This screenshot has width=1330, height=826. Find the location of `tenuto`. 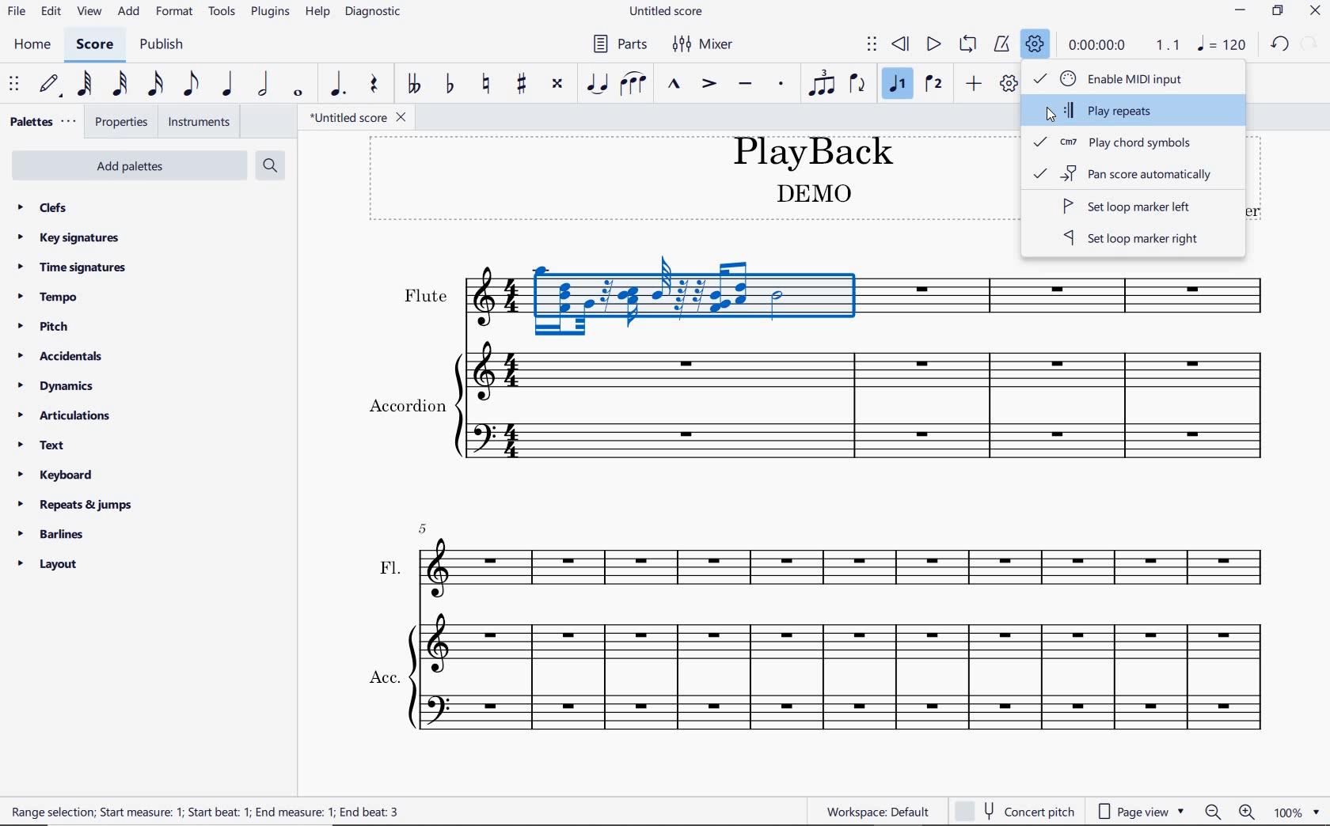

tenuto is located at coordinates (745, 85).